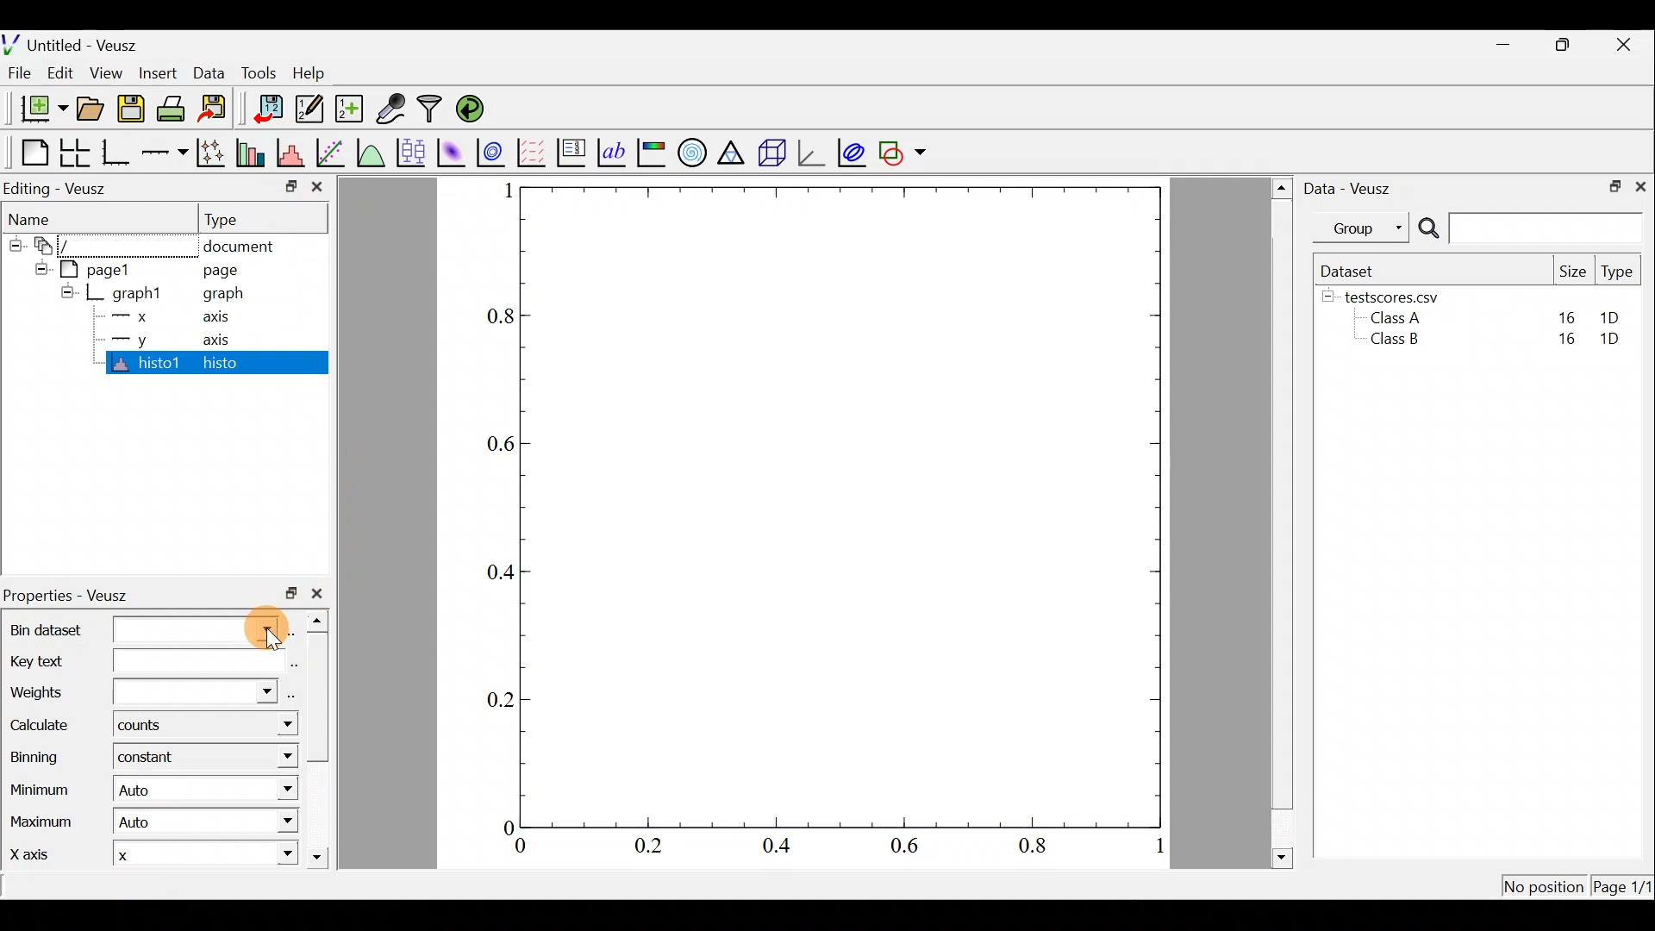 Image resolution: width=1655 pixels, height=931 pixels. Describe the element at coordinates (128, 339) in the screenshot. I see `y` at that location.